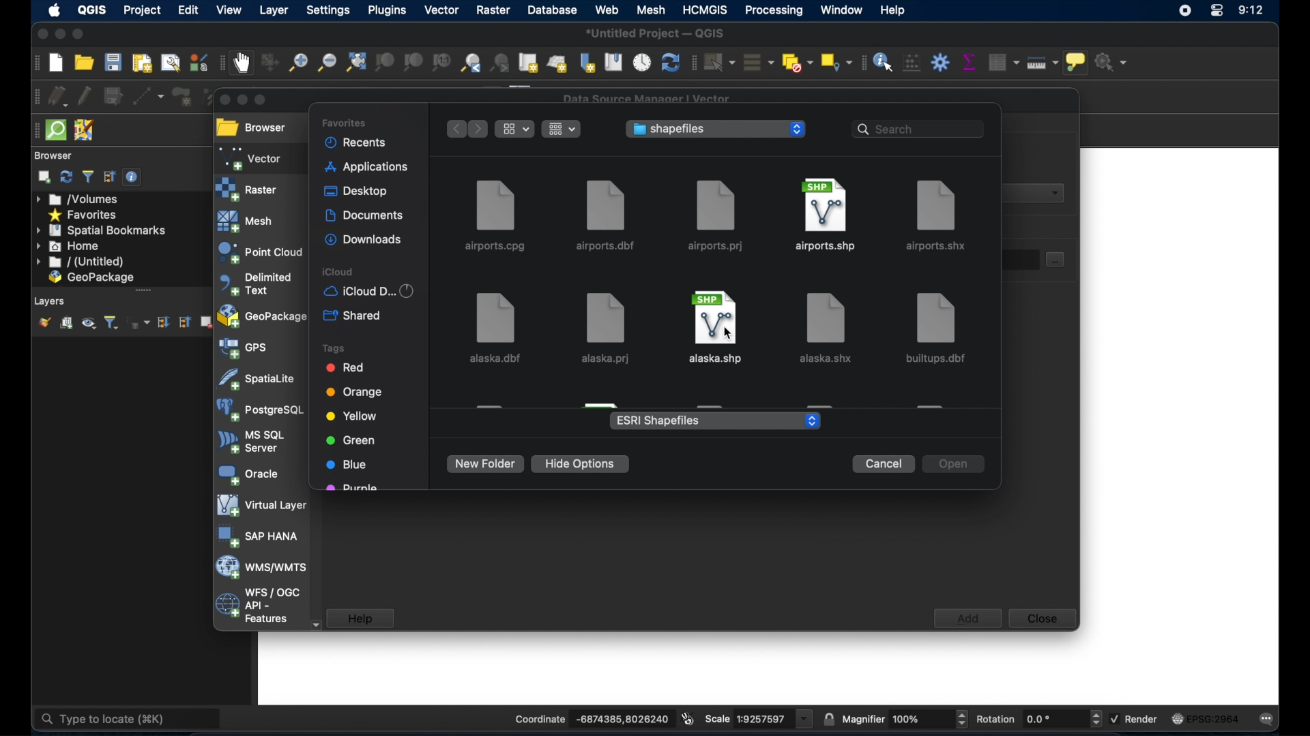  I want to click on raster, so click(491, 11).